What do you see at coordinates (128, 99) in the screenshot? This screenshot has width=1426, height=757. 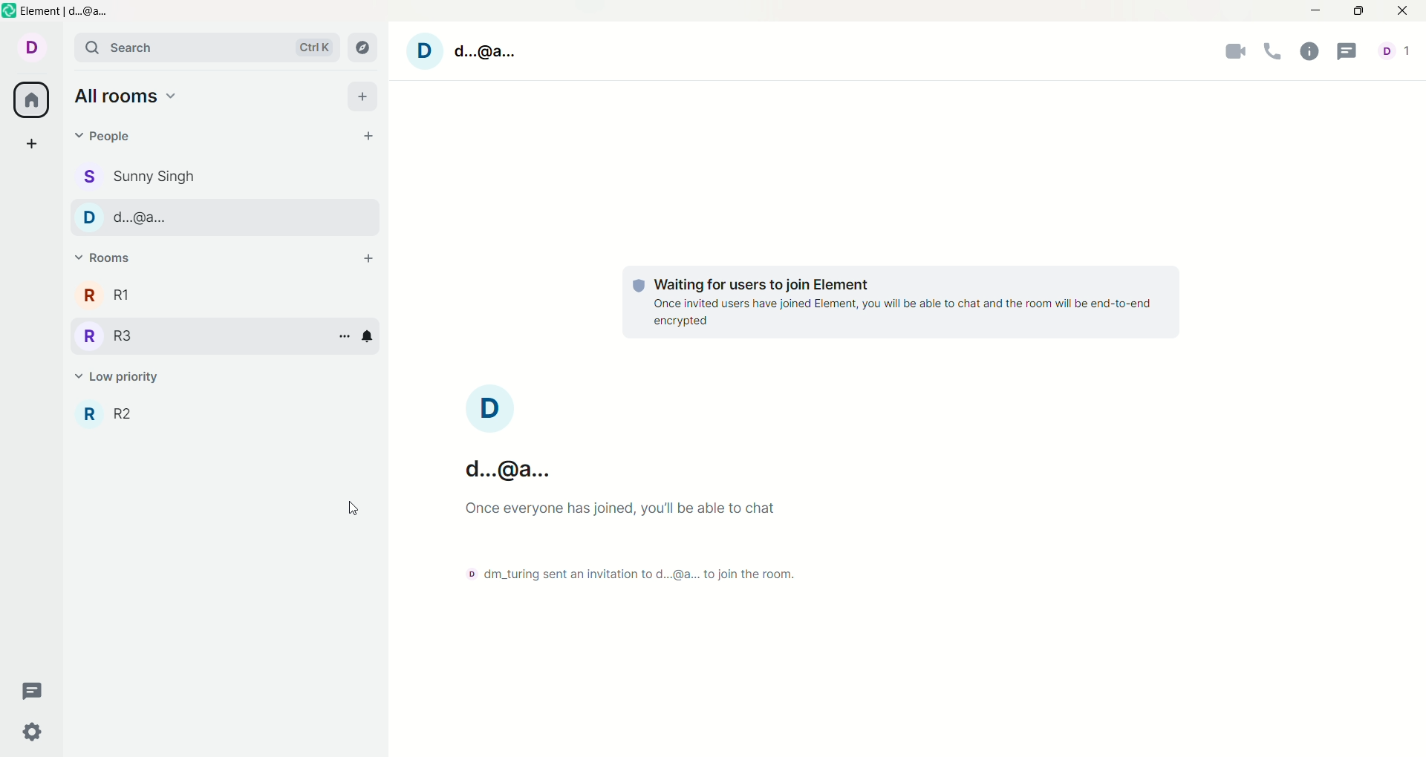 I see `all rooms` at bounding box center [128, 99].